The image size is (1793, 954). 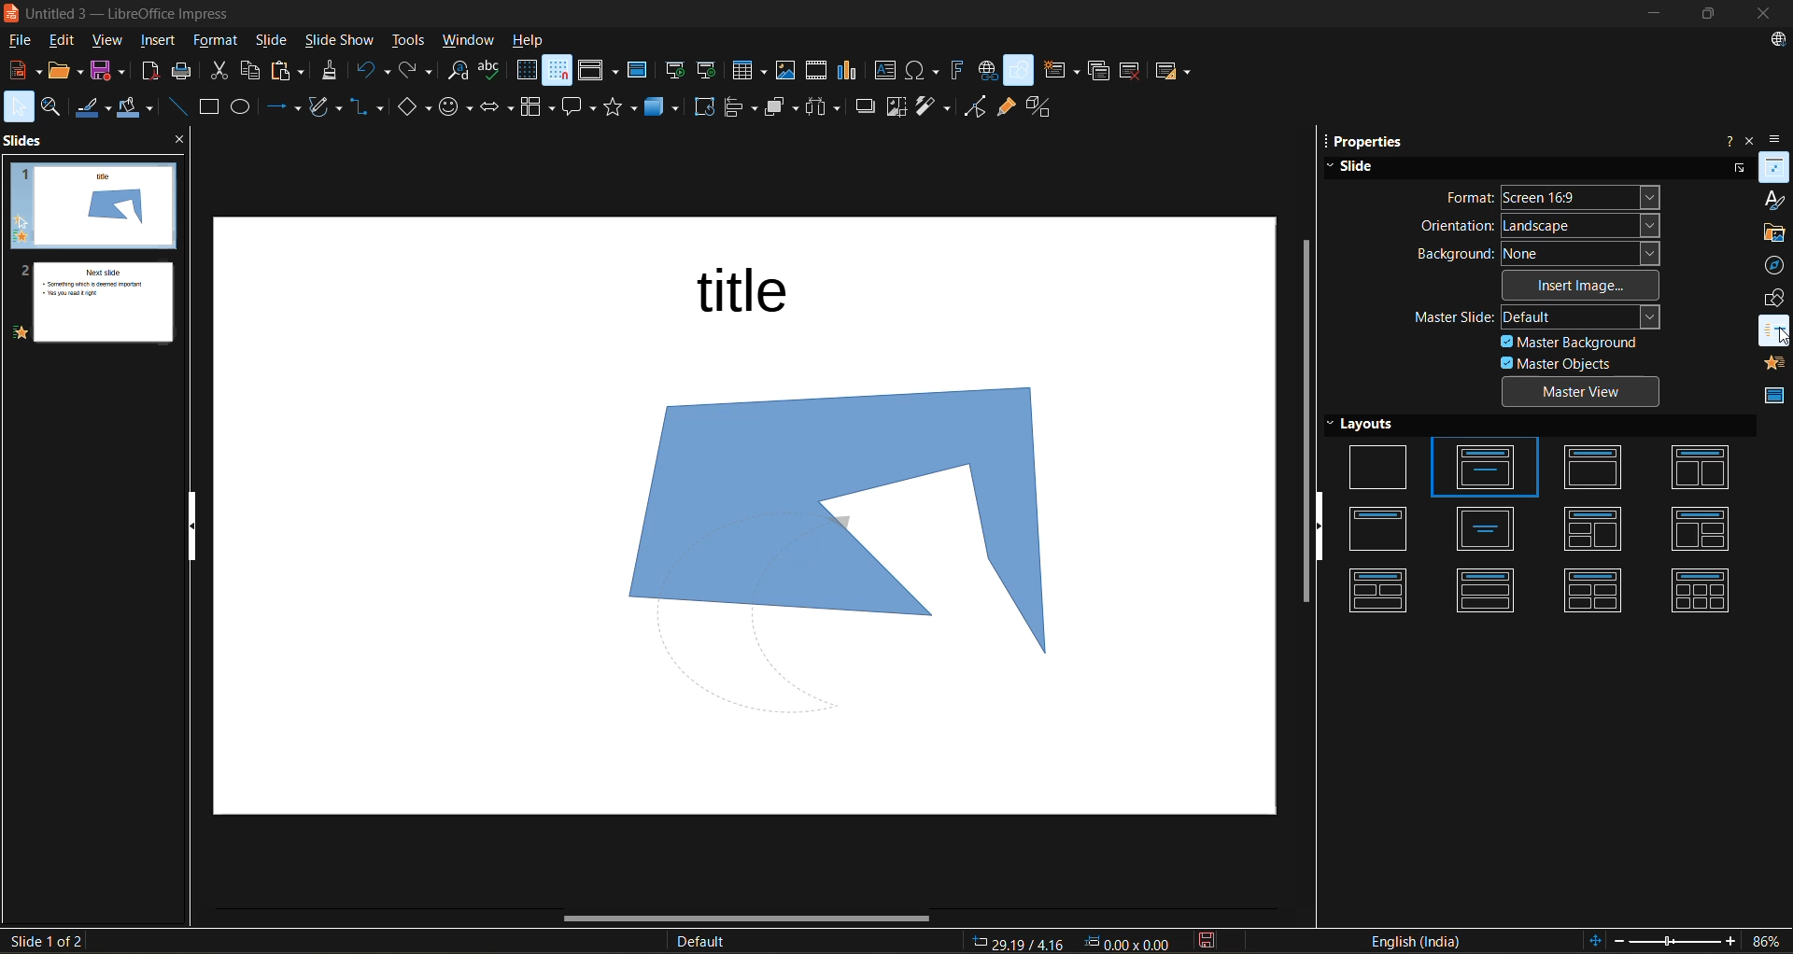 What do you see at coordinates (1598, 939) in the screenshot?
I see `fit to slide` at bounding box center [1598, 939].